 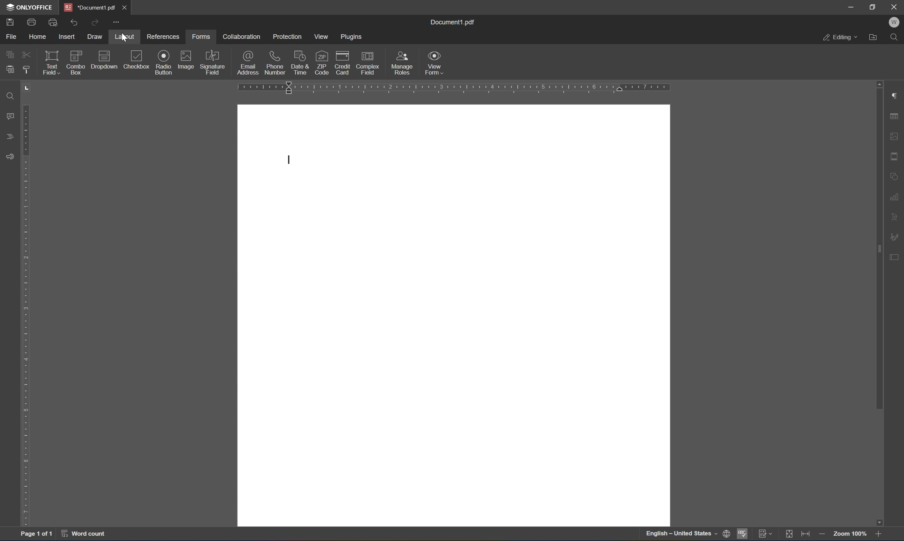 What do you see at coordinates (300, 62) in the screenshot?
I see `date & time` at bounding box center [300, 62].